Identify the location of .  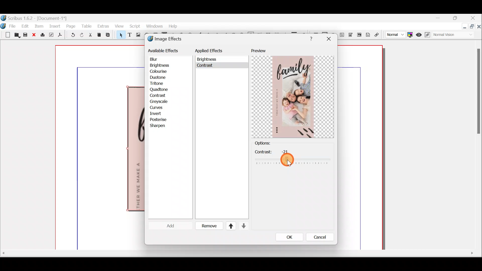
(328, 39).